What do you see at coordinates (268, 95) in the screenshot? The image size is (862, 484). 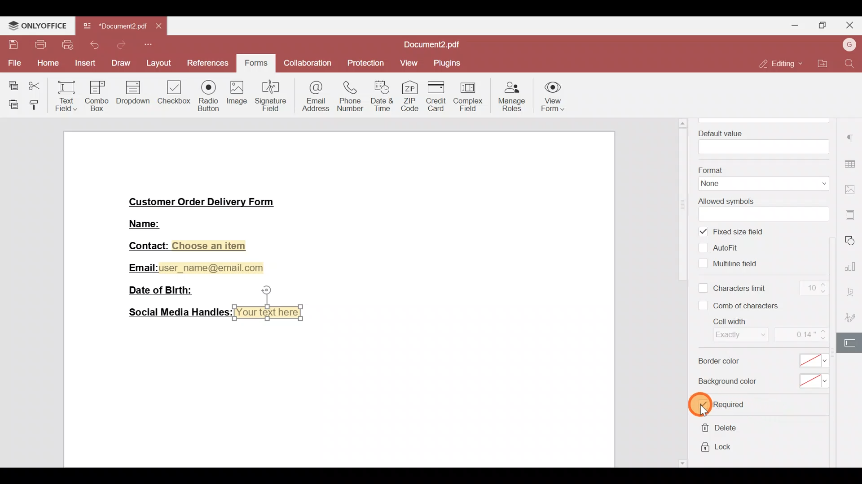 I see `Signature field` at bounding box center [268, 95].